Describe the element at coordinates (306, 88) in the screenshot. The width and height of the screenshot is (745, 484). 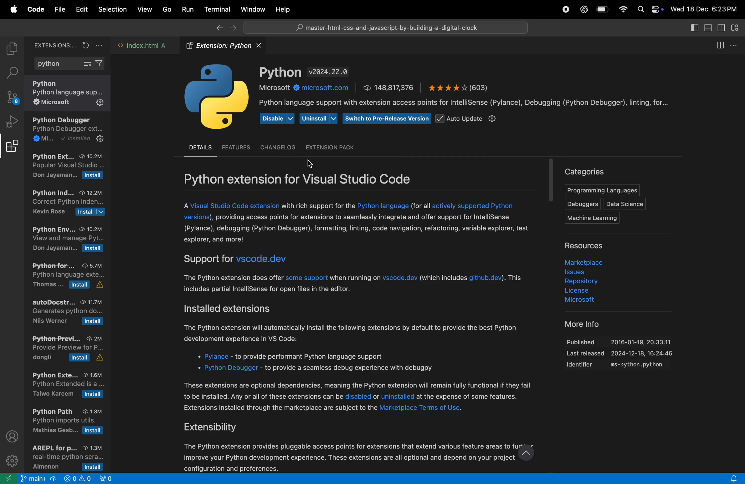
I see `url` at that location.